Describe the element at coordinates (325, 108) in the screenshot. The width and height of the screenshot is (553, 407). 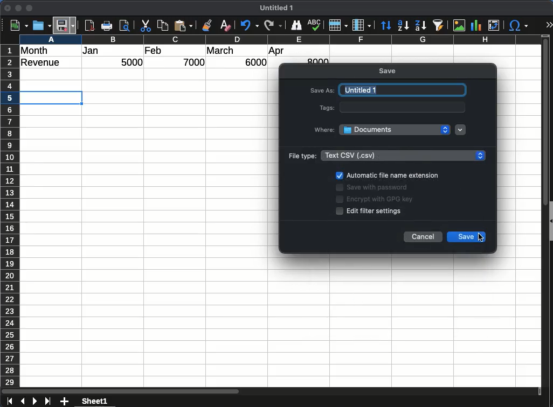
I see `tags` at that location.